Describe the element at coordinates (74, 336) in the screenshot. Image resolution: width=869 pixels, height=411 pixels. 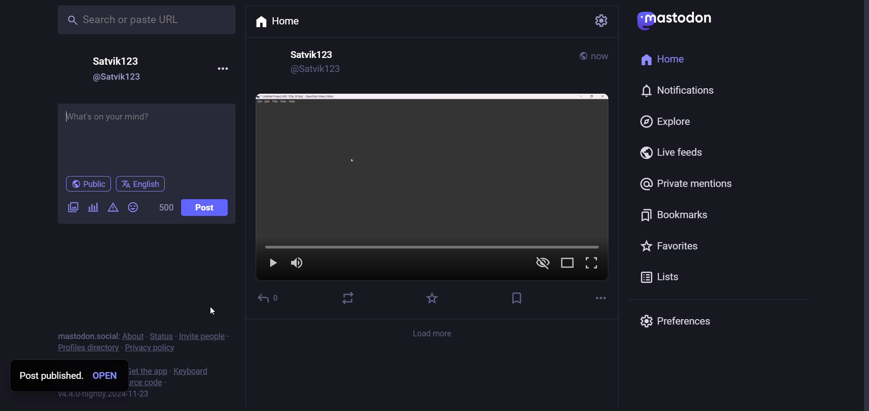
I see `mastodon` at that location.